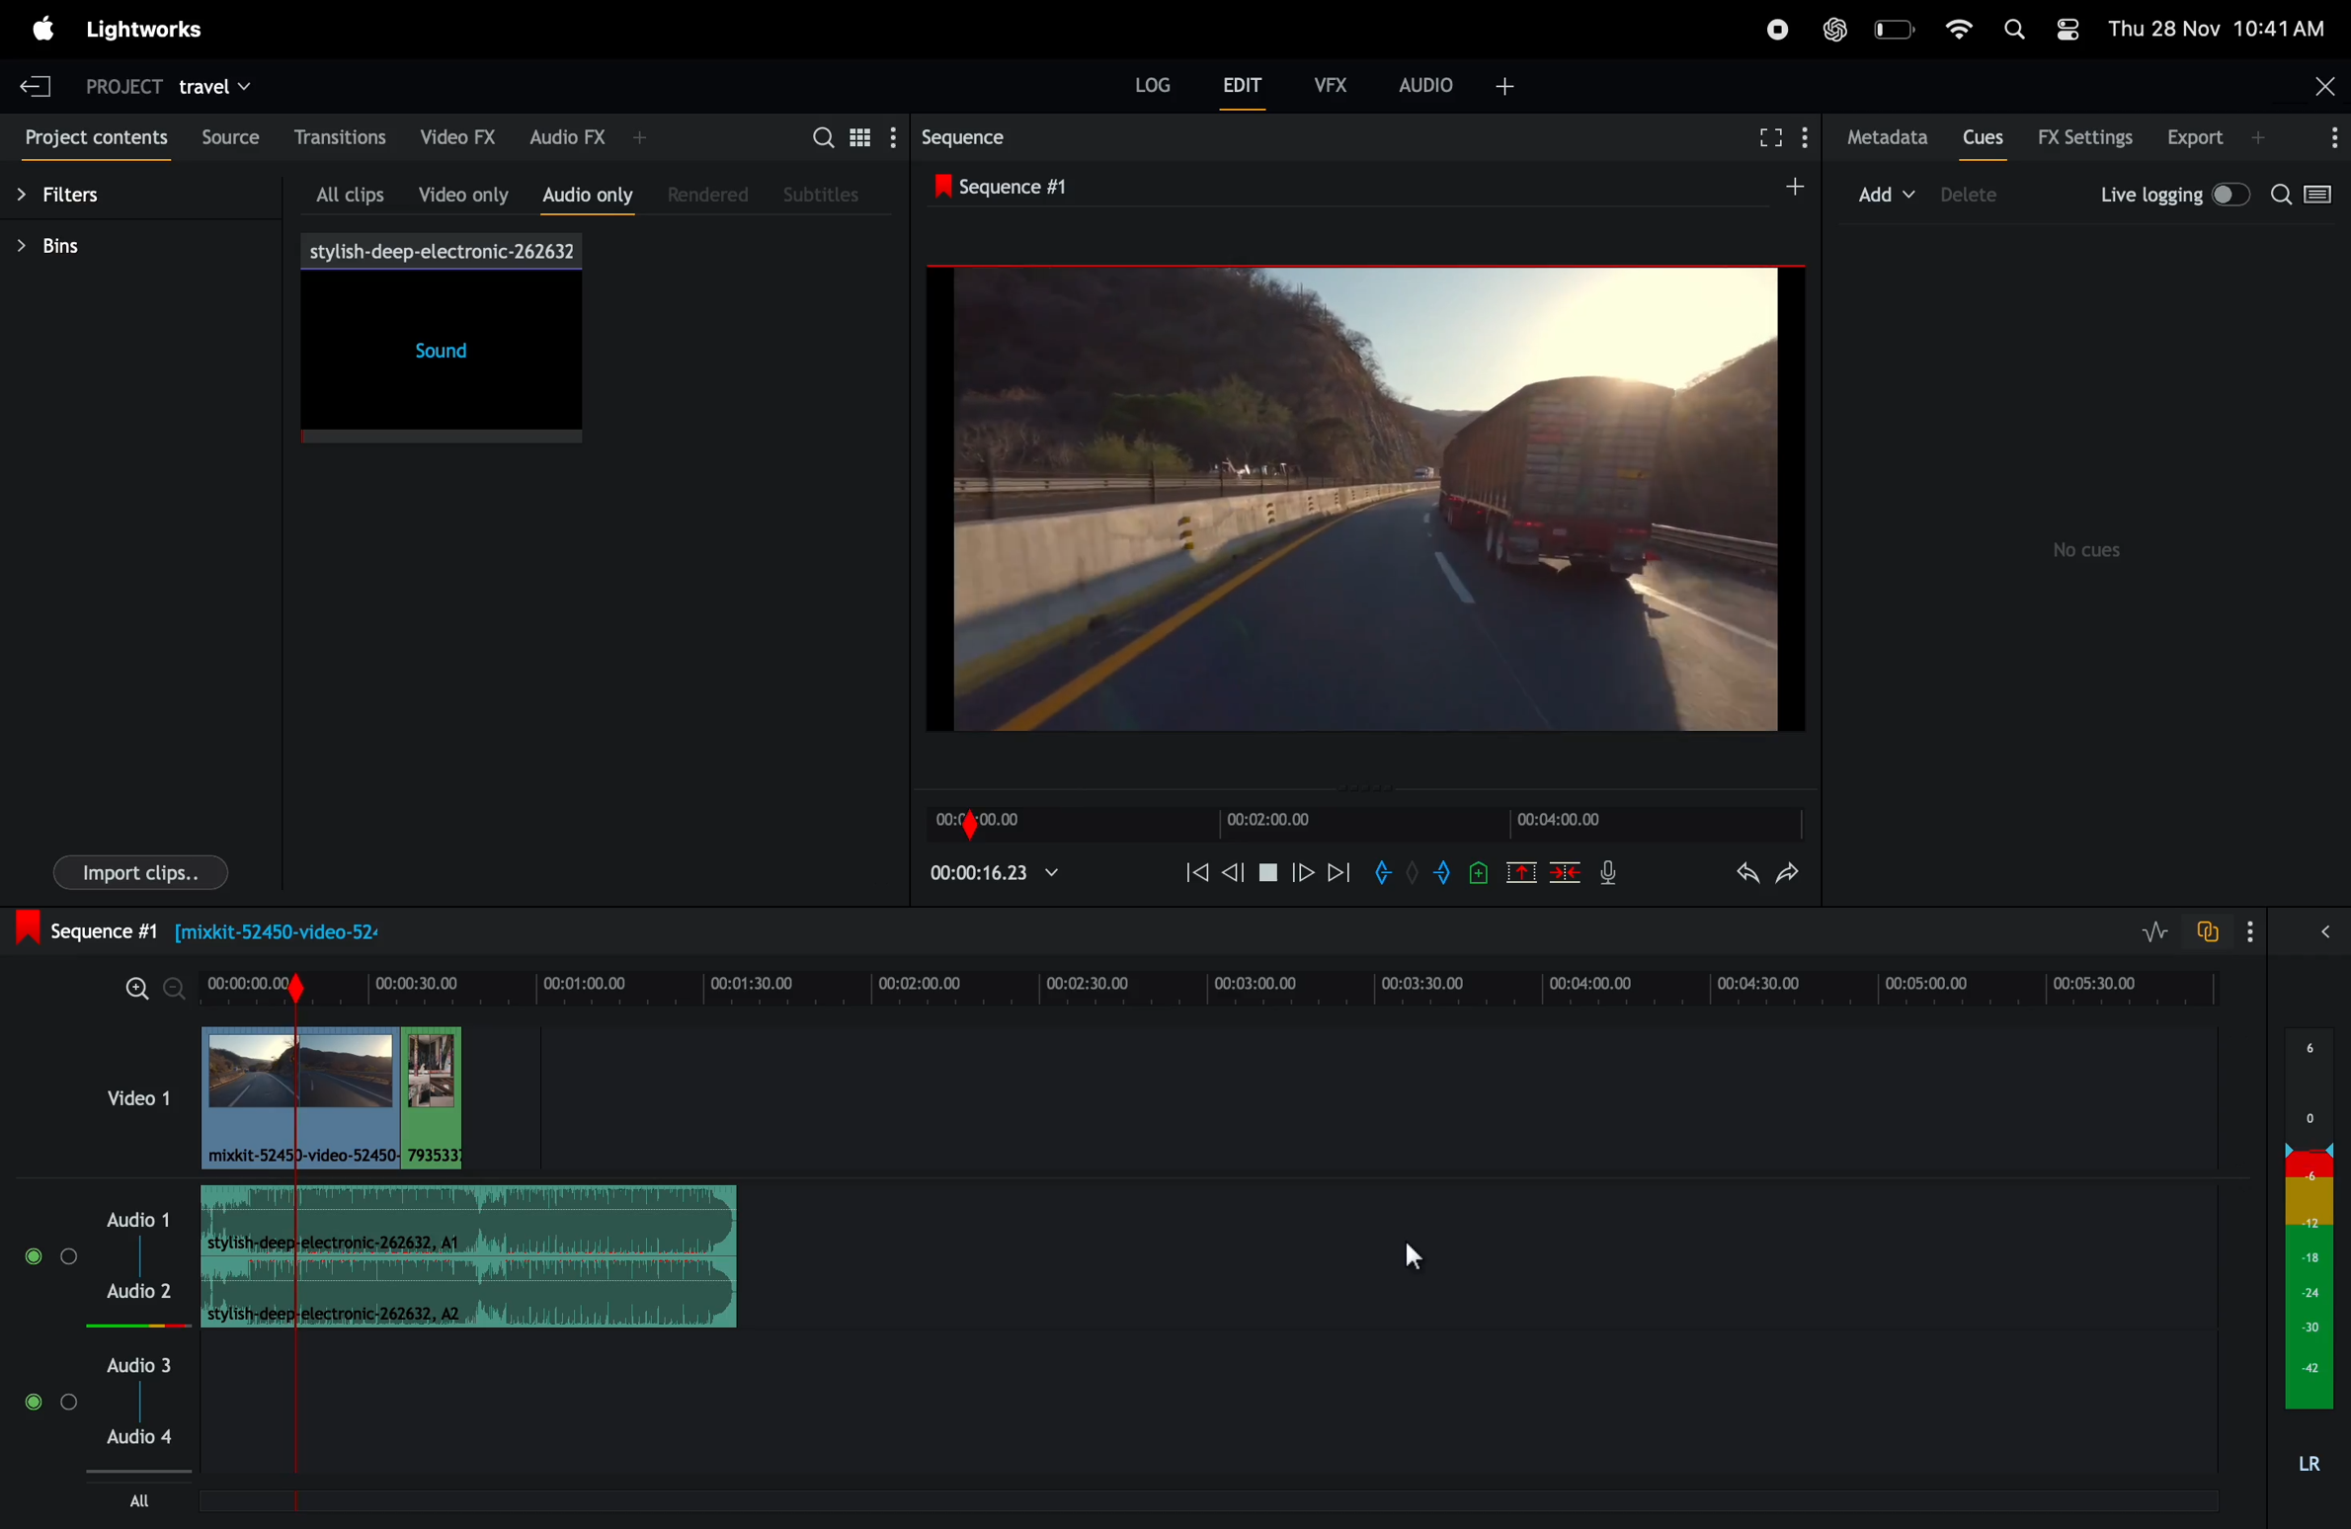 The image size is (2351, 1529). I want to click on Mute/Unmute track, so click(41, 1256).